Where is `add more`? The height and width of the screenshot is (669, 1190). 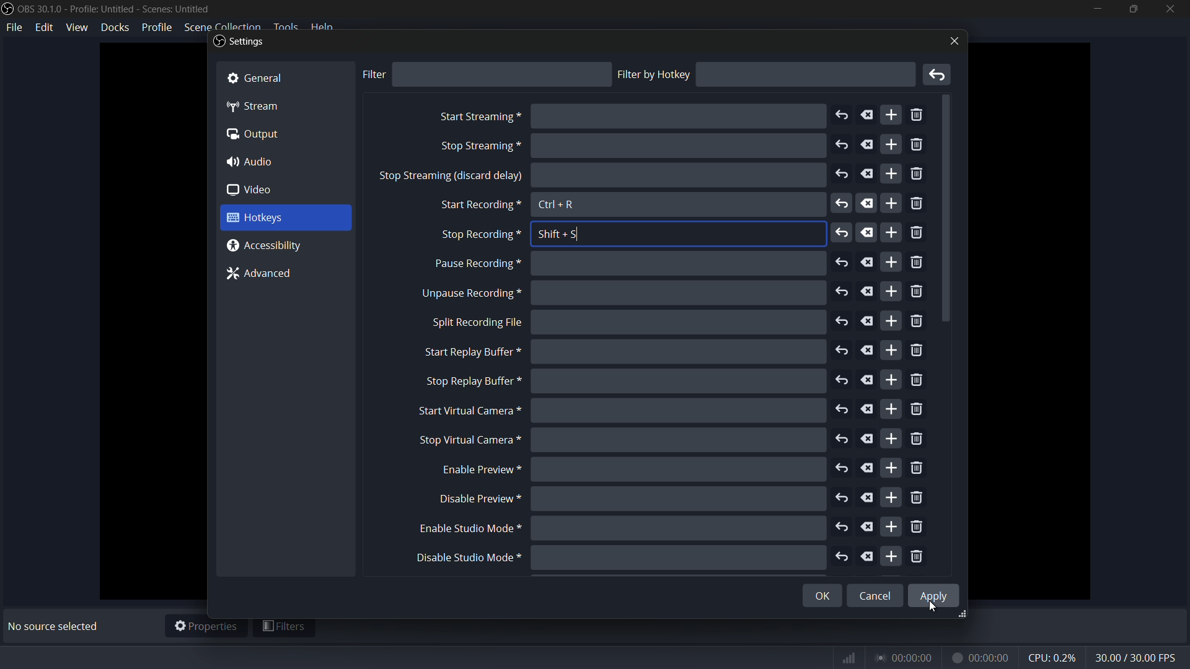
add more is located at coordinates (892, 438).